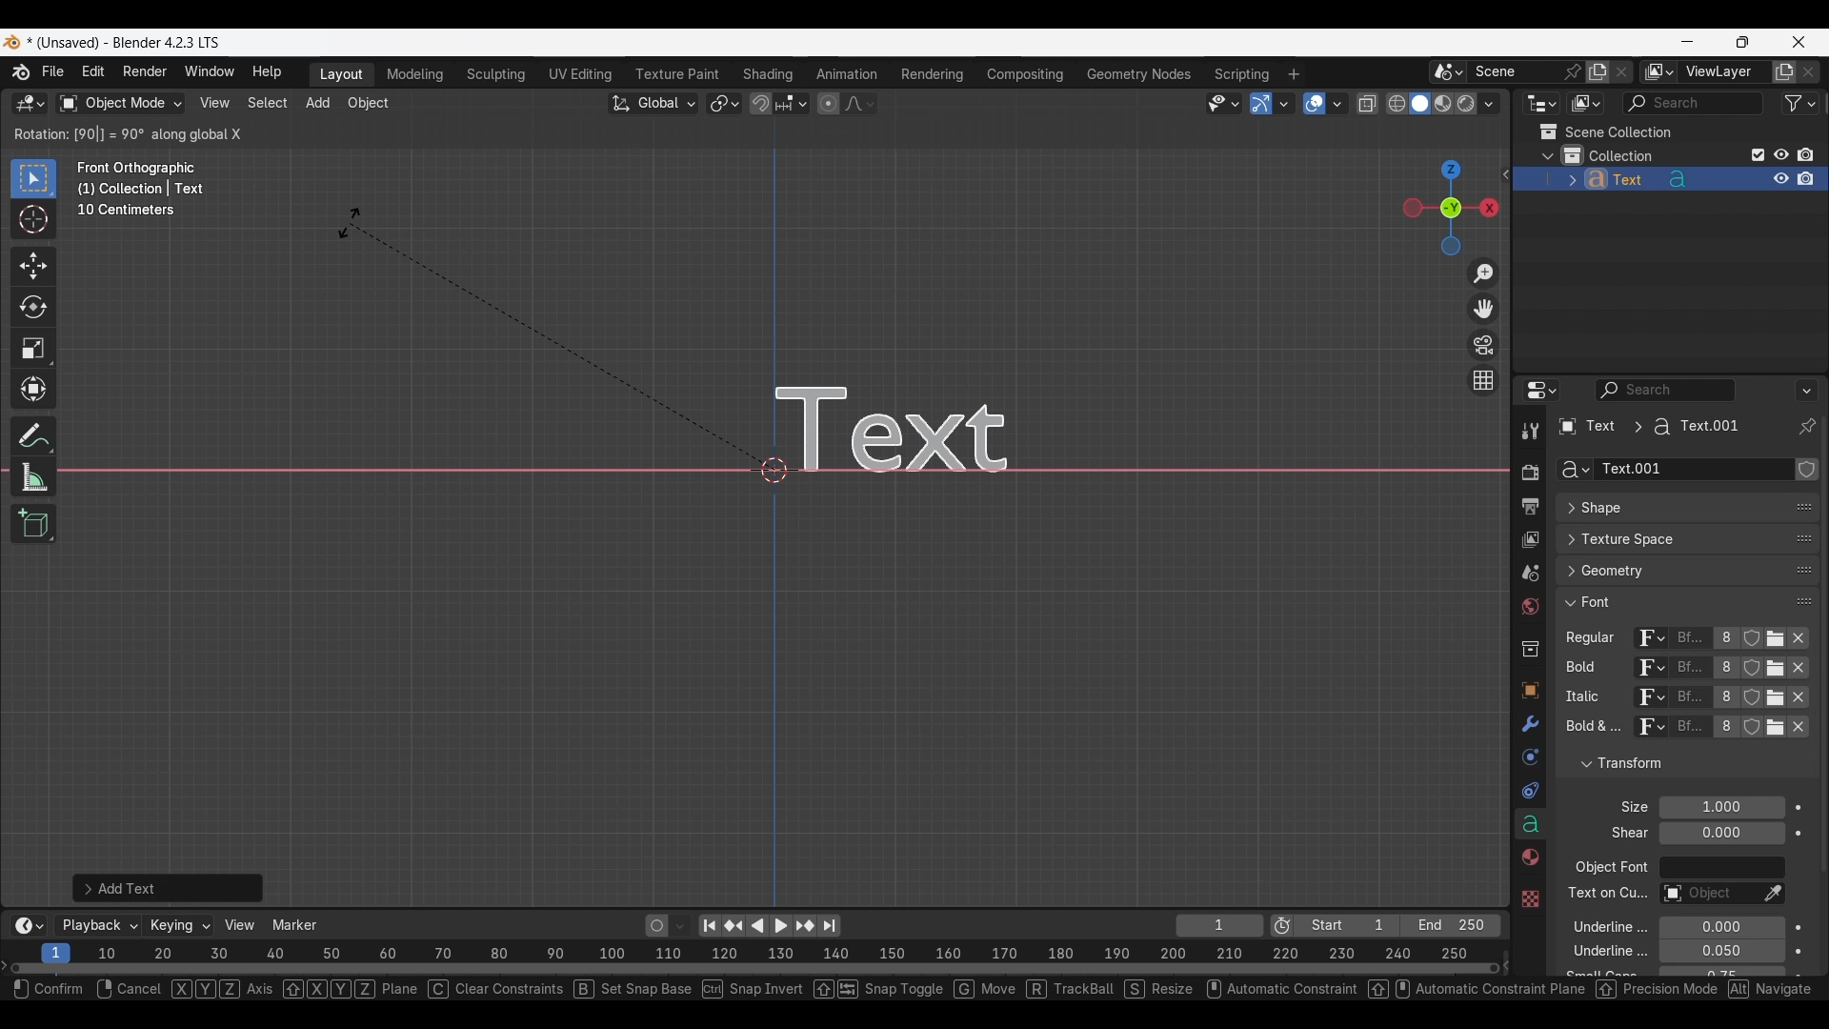 The height and width of the screenshot is (1029, 1829). I want to click on More about Blender, so click(22, 72).